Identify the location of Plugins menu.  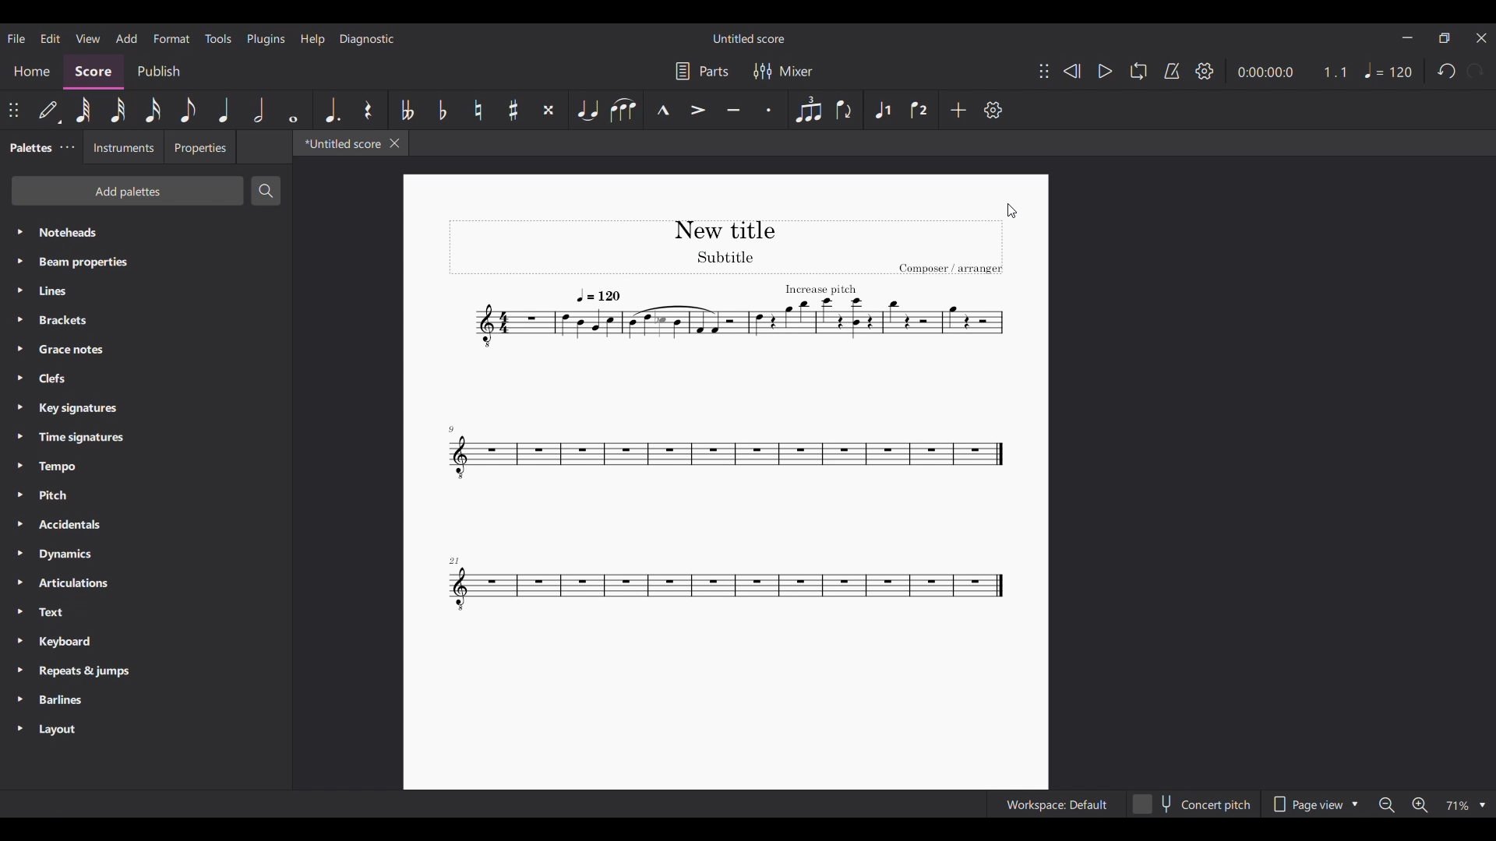
(266, 39).